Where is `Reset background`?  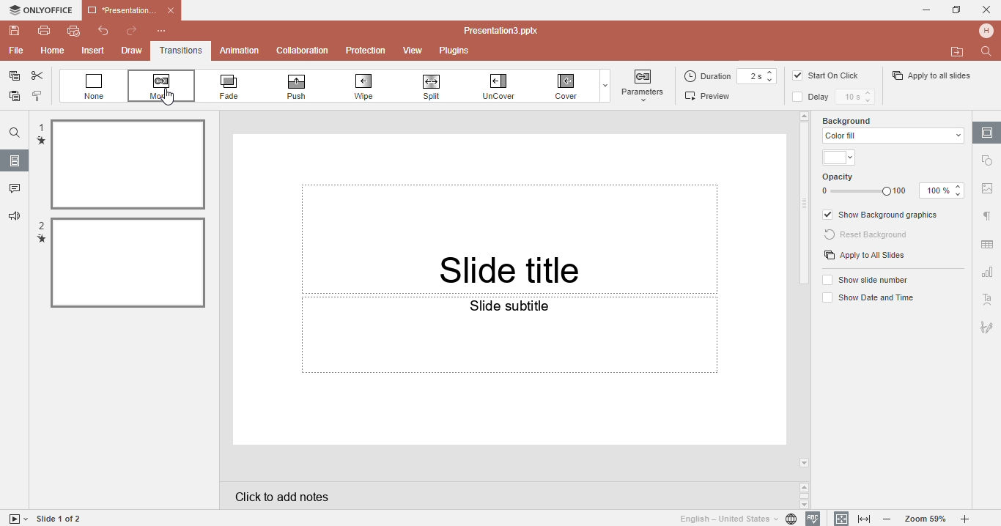 Reset background is located at coordinates (868, 235).